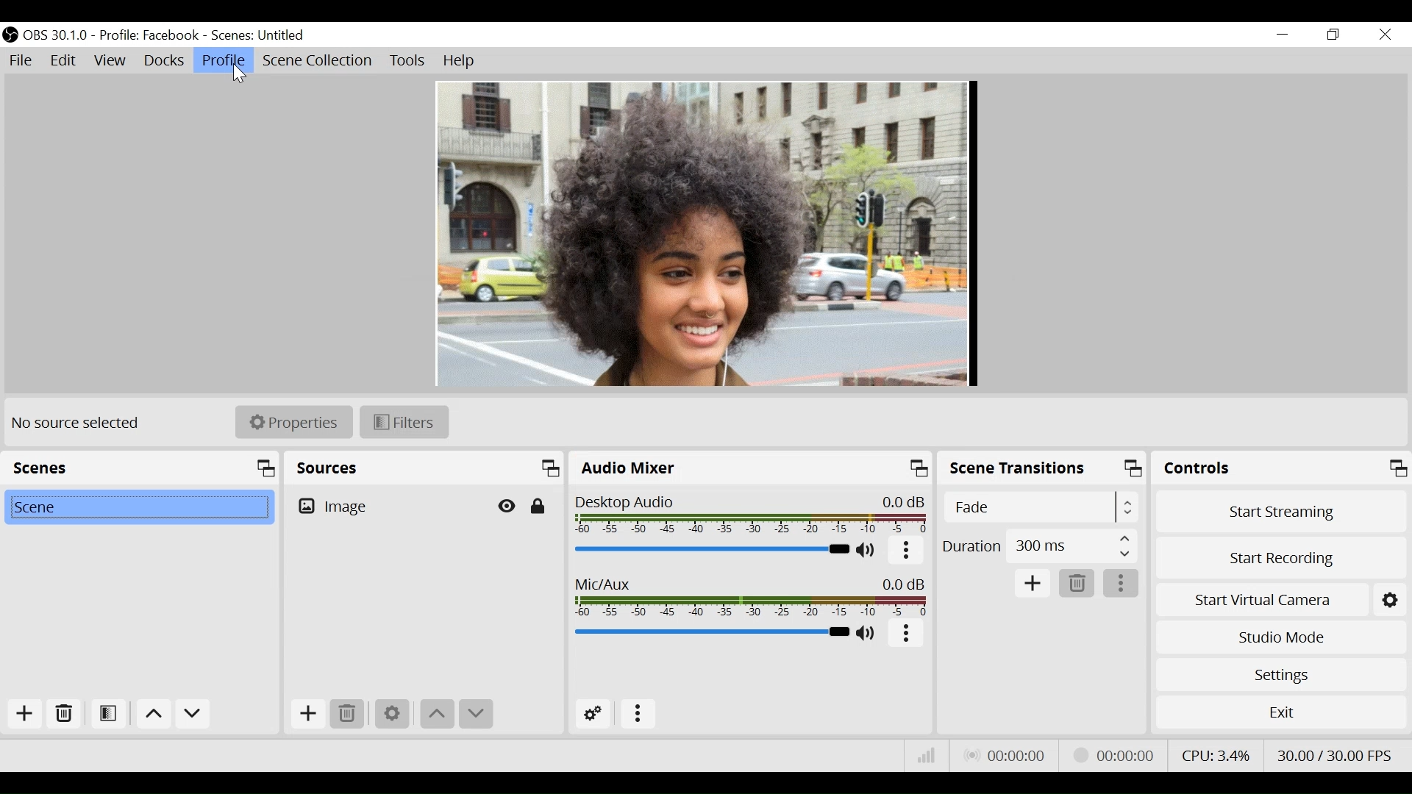 The image size is (1412, 794). Describe the element at coordinates (21, 715) in the screenshot. I see `Add` at that location.